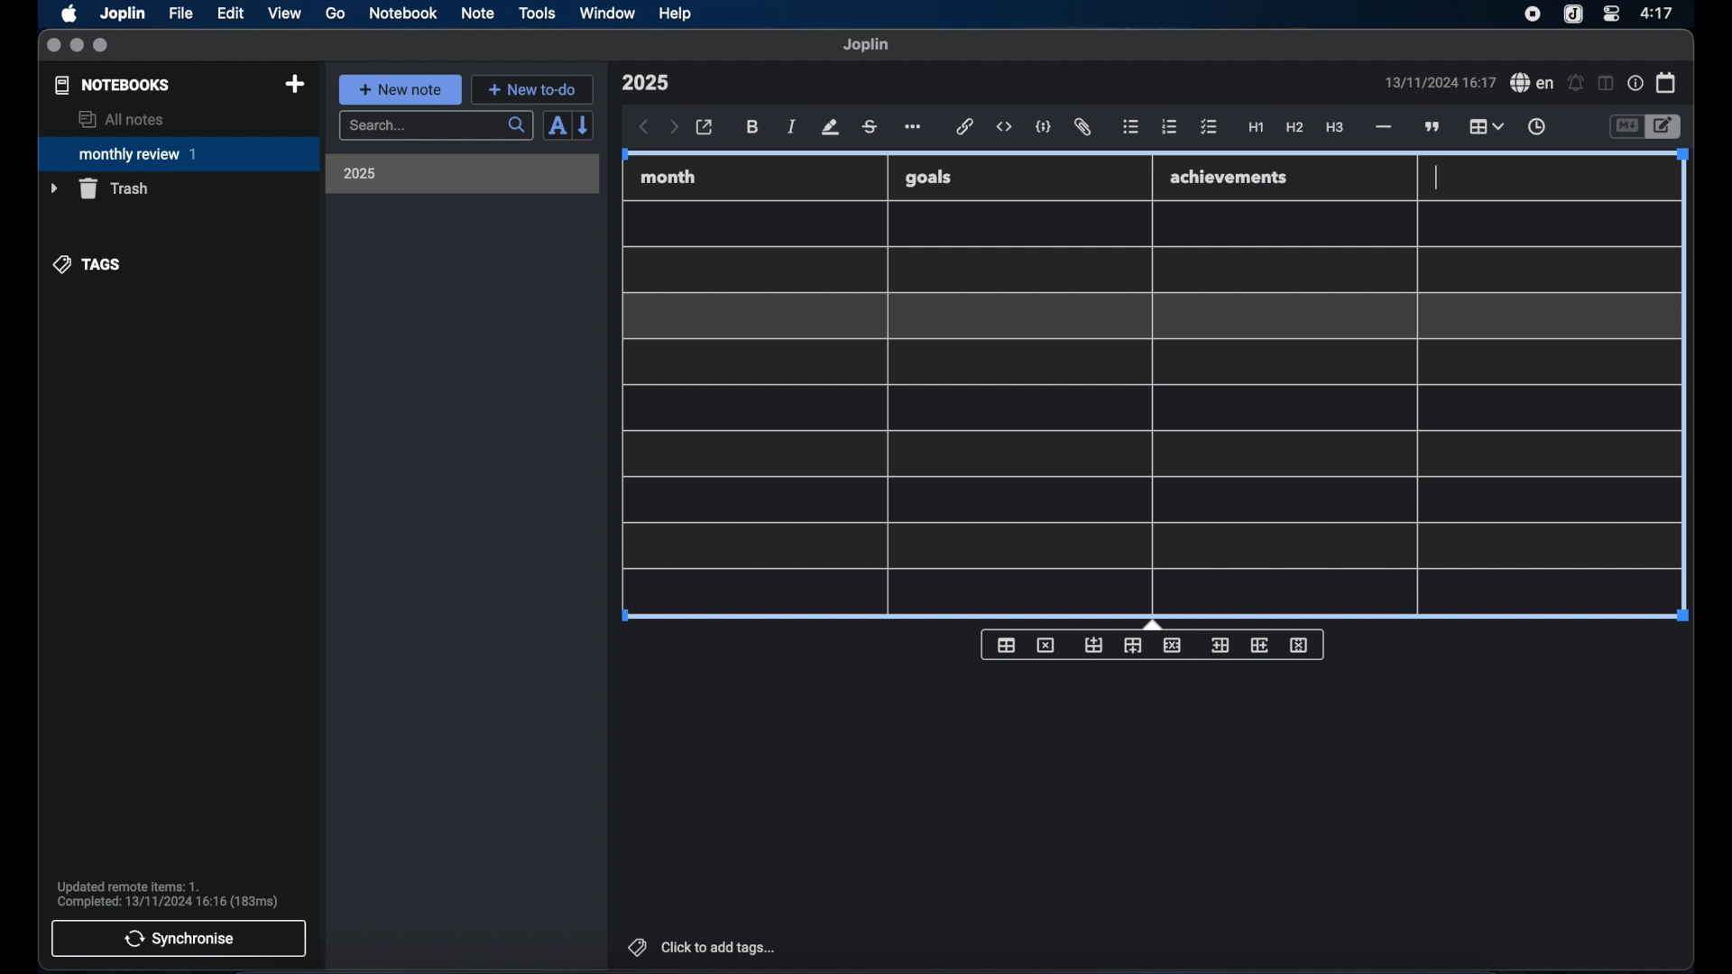 The height and width of the screenshot is (974, 1732). What do you see at coordinates (866, 44) in the screenshot?
I see `joplin` at bounding box center [866, 44].